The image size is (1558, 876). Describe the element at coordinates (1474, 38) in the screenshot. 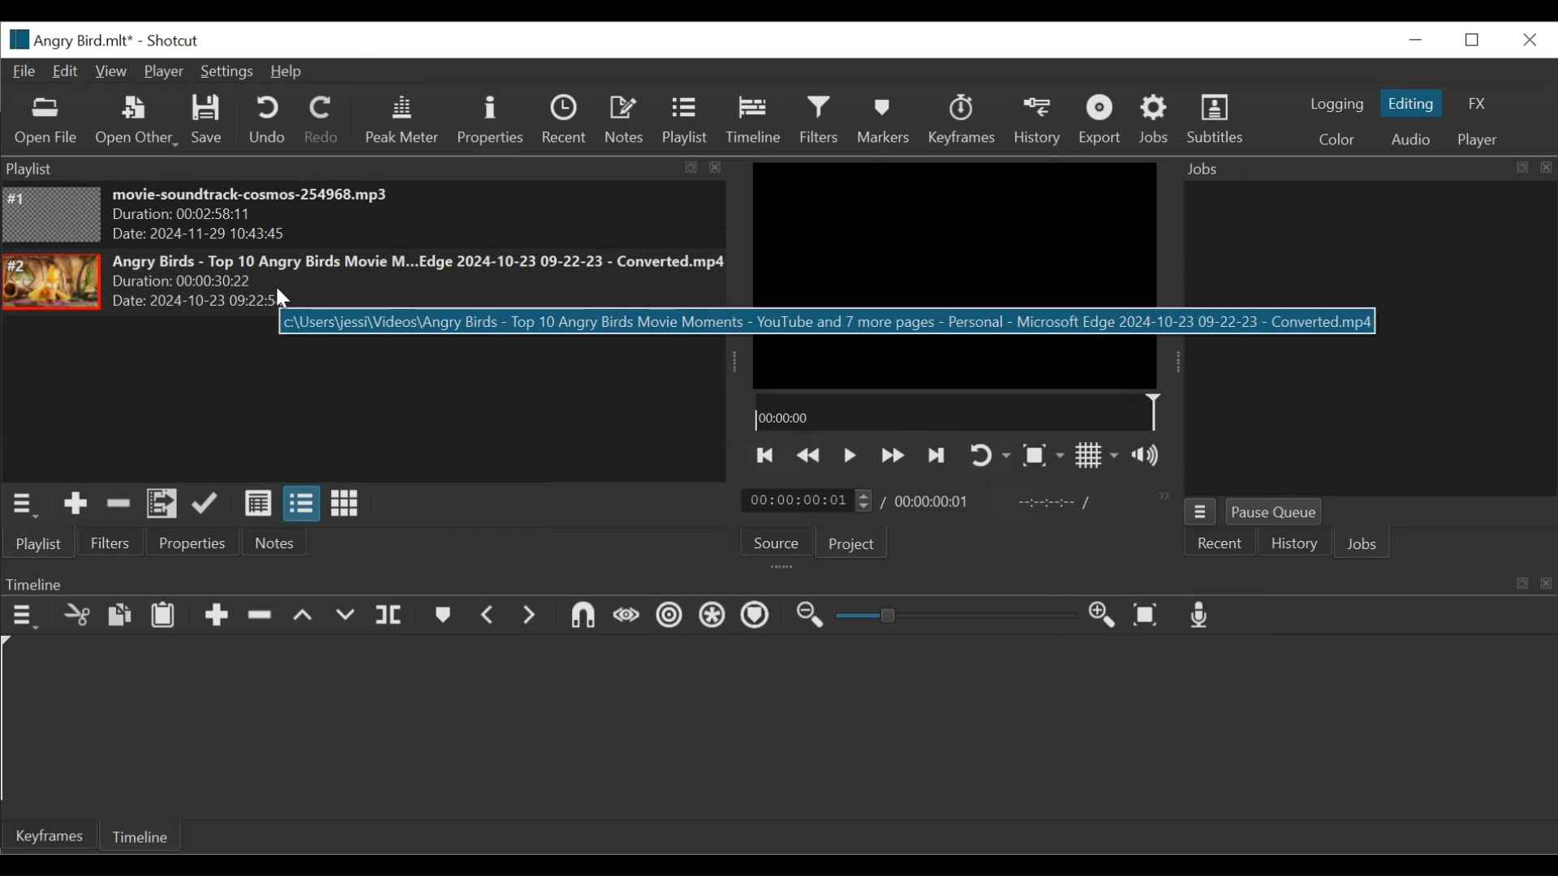

I see `Restore` at that location.